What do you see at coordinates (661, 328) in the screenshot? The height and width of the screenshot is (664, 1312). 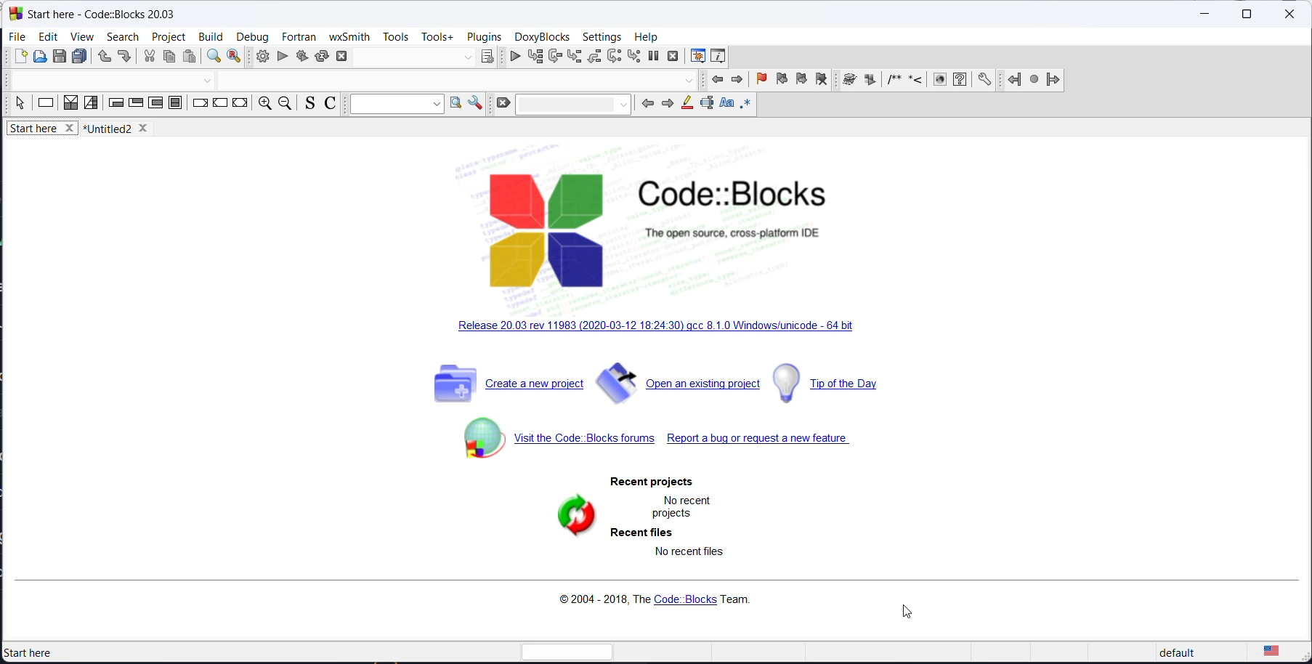 I see `new release` at bounding box center [661, 328].